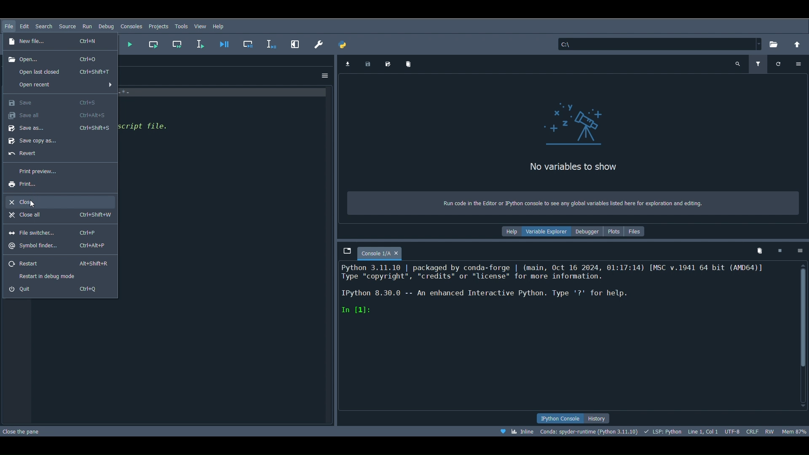 This screenshot has width=809, height=455. I want to click on Consoles, so click(131, 26).